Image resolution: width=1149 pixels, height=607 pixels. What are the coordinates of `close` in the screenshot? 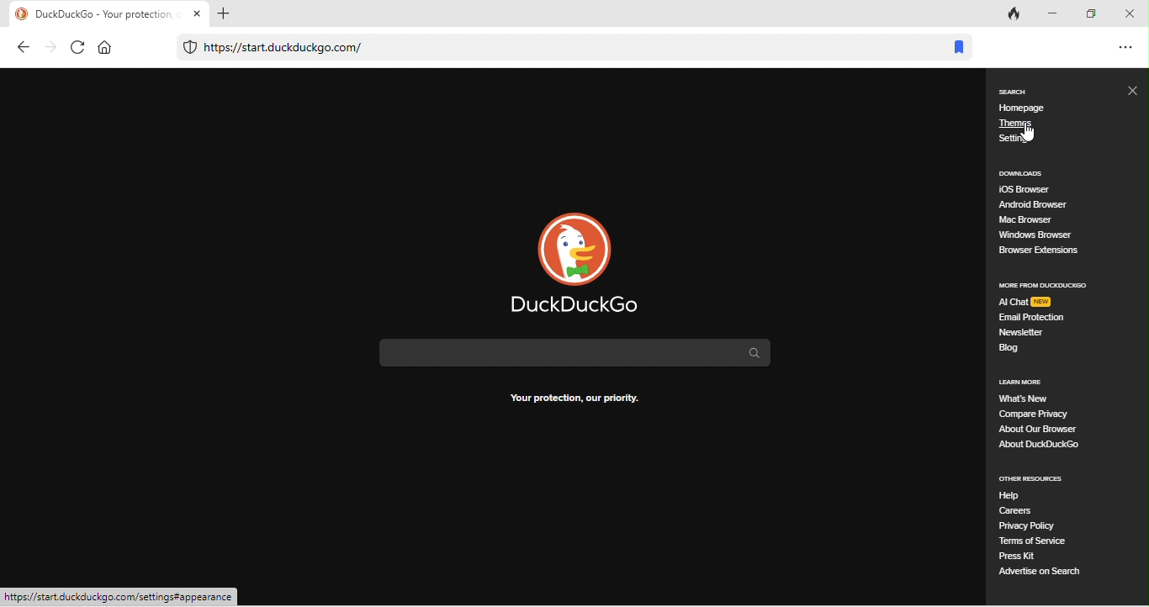 It's located at (1132, 13).